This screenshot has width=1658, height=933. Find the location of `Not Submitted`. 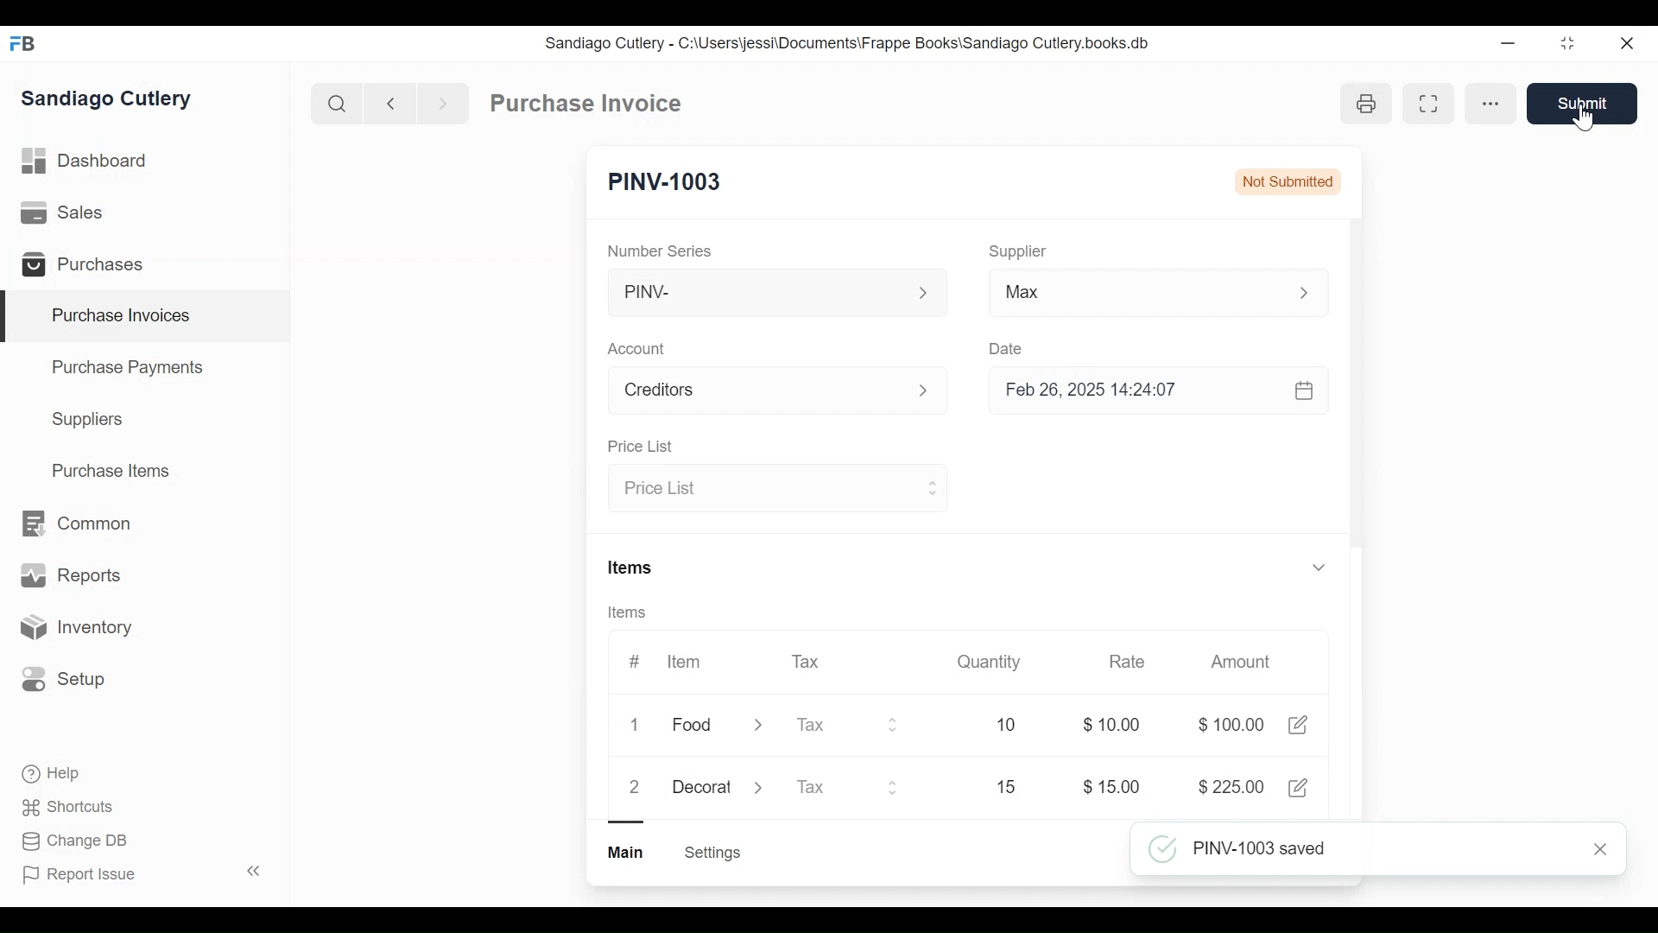

Not Submitted is located at coordinates (1290, 182).